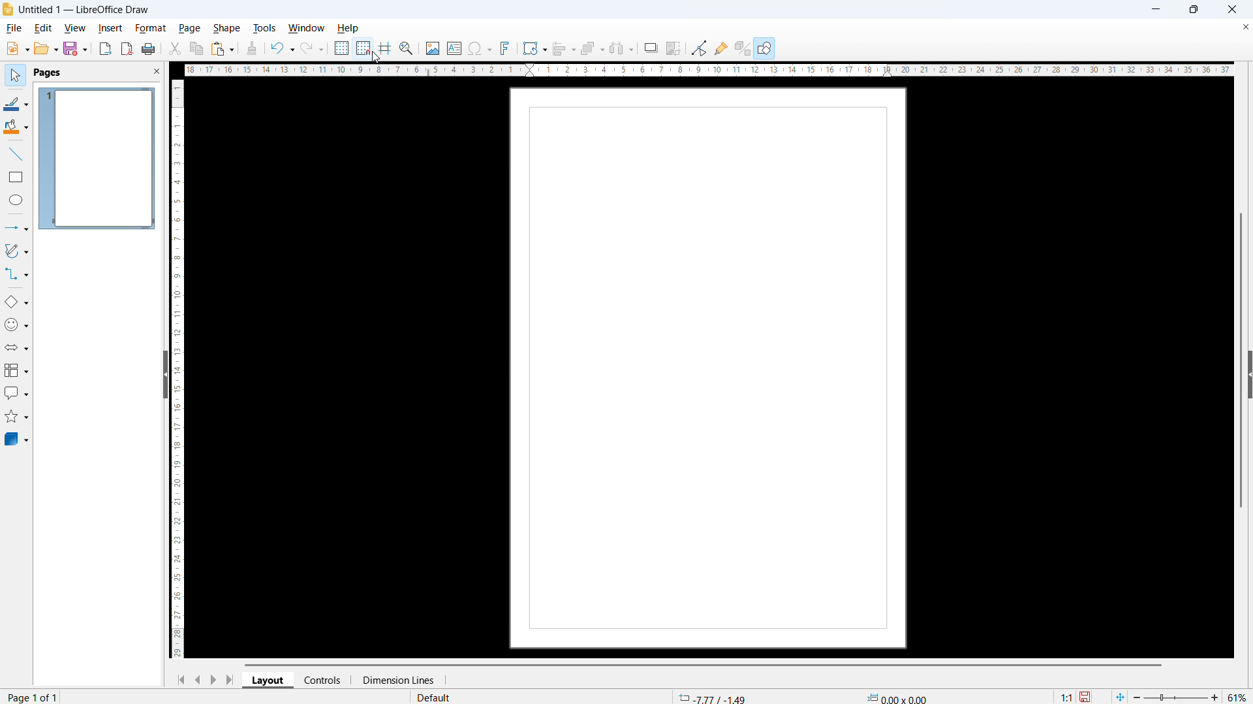 The height and width of the screenshot is (704, 1253). I want to click on Horizontal ruler , so click(707, 70).